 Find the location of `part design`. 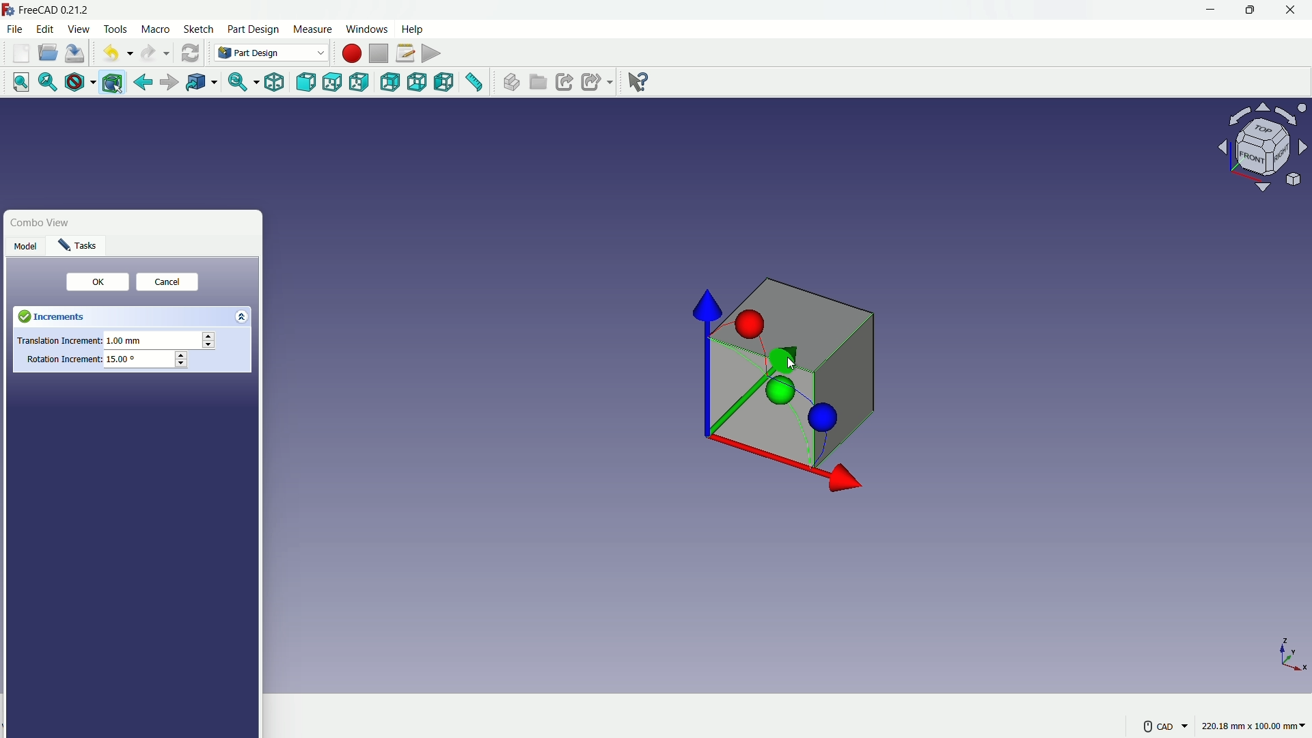

part design is located at coordinates (254, 29).